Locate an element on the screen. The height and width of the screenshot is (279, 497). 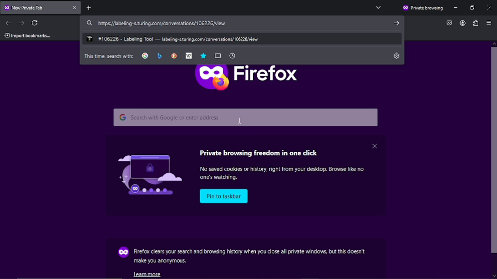
Learn more is located at coordinates (150, 274).